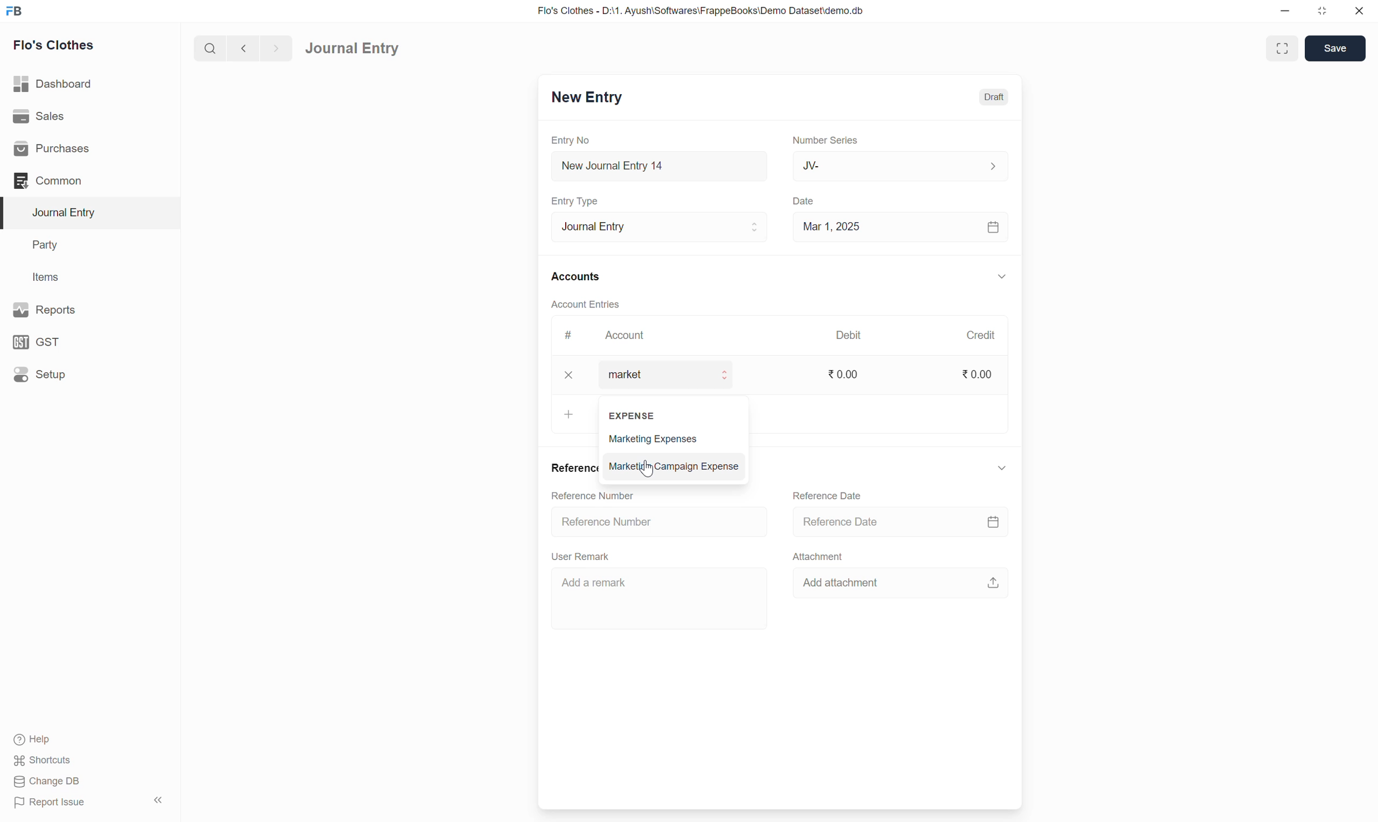 This screenshot has width=1378, height=822. Describe the element at coordinates (48, 246) in the screenshot. I see `Party` at that location.